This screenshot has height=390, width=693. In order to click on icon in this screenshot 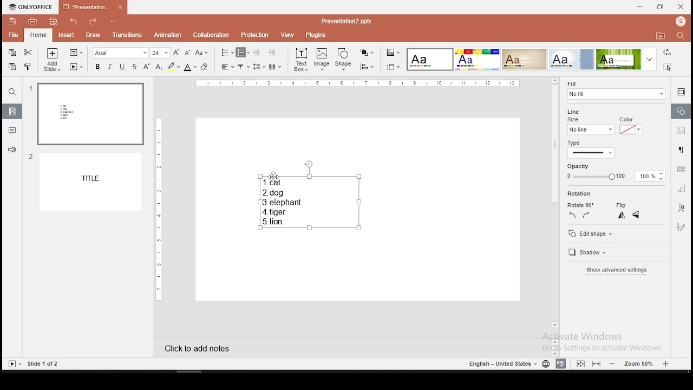, I will do `click(680, 22)`.